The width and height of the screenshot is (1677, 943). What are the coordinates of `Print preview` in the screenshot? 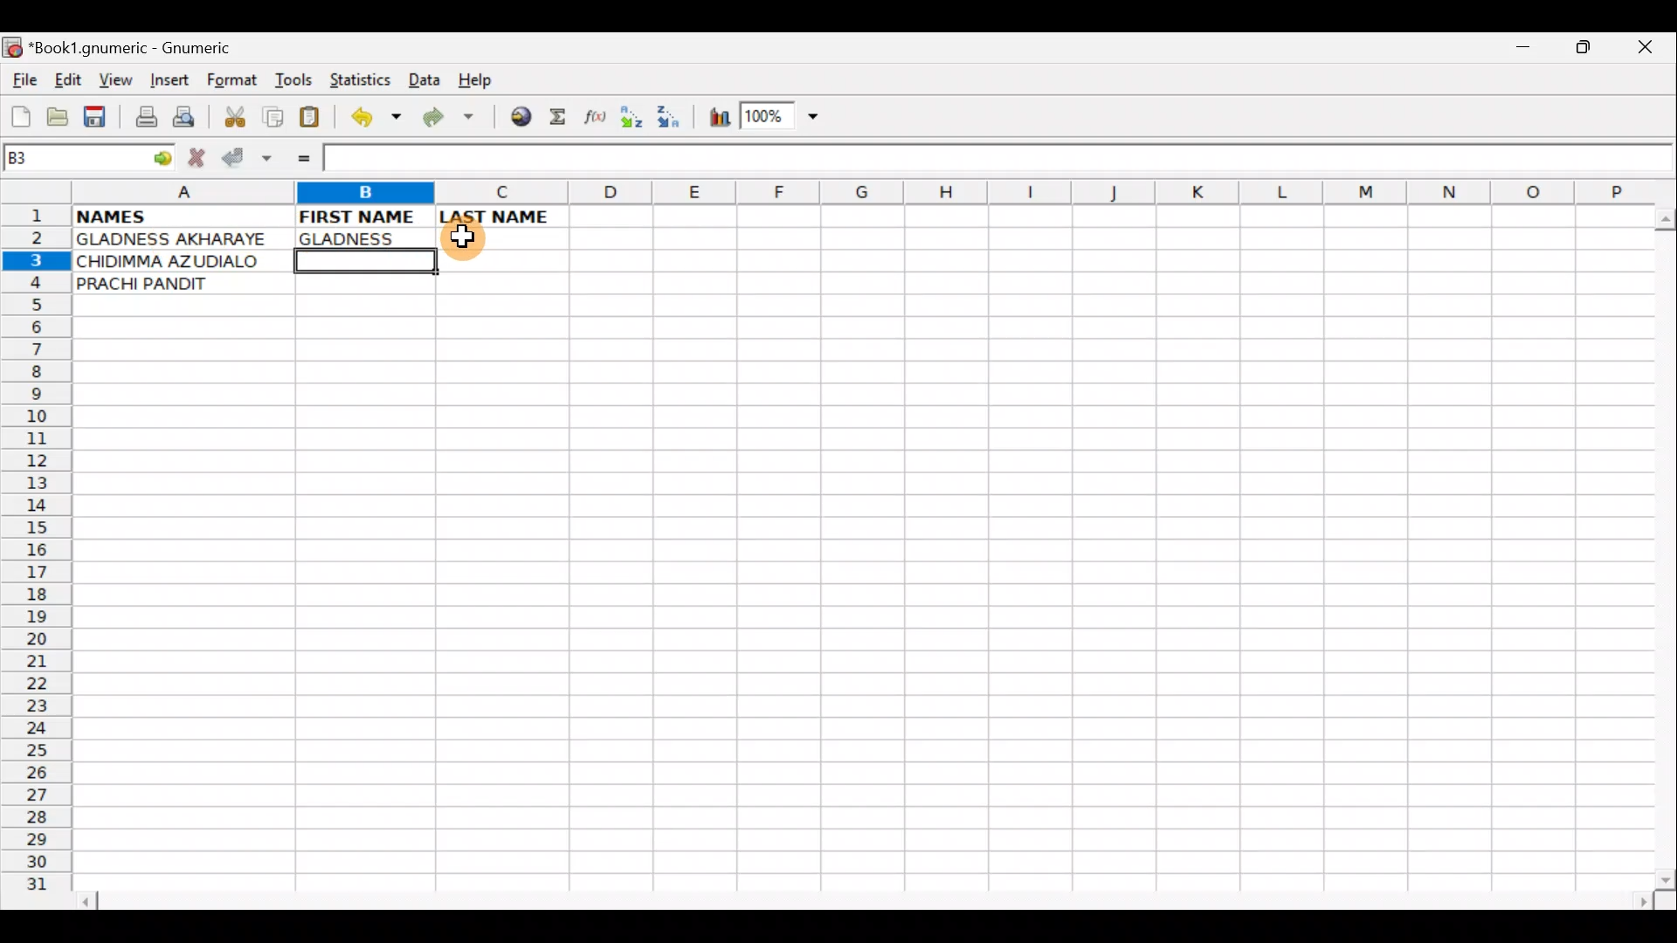 It's located at (184, 120).